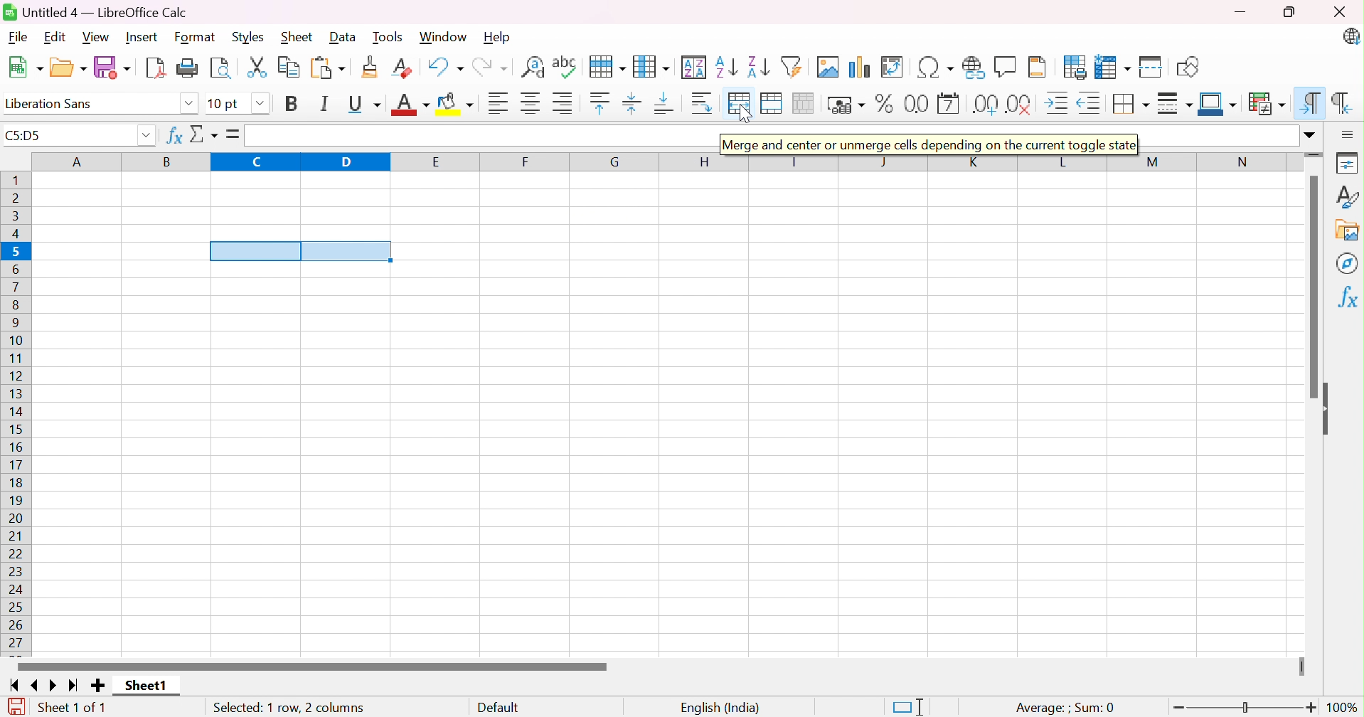 Image resolution: width=1364 pixels, height=717 pixels. I want to click on LibreOffice Calc, so click(1350, 38).